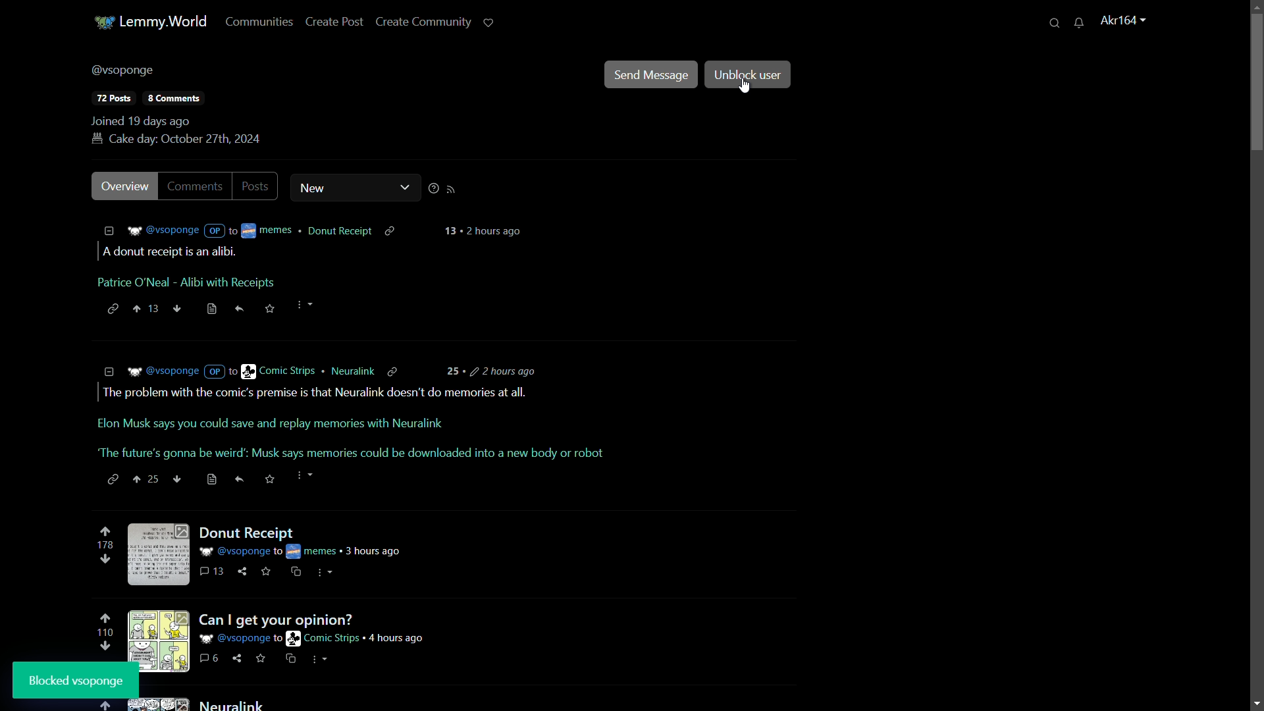  Describe the element at coordinates (114, 98) in the screenshot. I see `posts` at that location.